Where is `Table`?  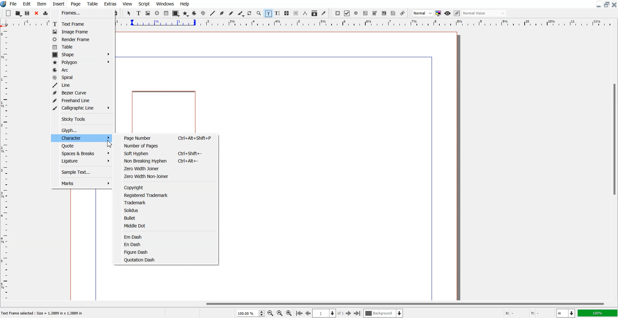 Table is located at coordinates (166, 13).